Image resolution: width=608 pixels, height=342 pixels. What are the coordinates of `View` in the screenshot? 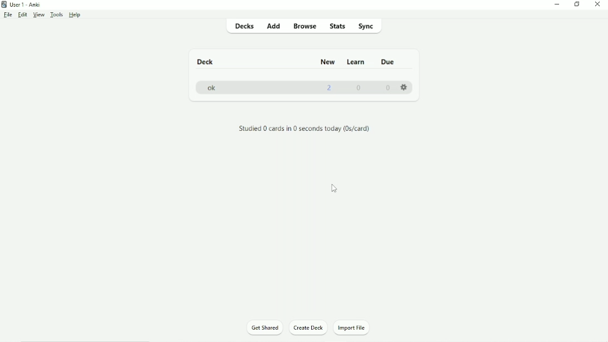 It's located at (38, 14).